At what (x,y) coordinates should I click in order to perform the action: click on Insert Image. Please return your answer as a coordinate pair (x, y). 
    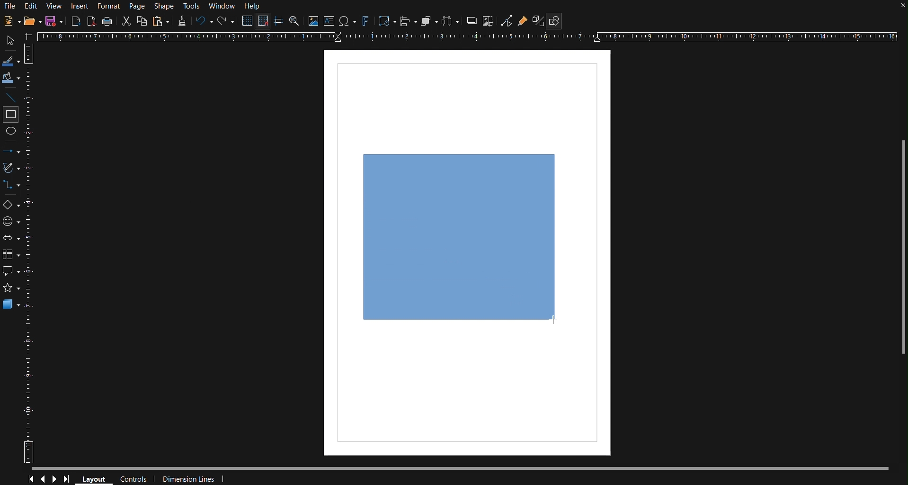
    Looking at the image, I should click on (312, 20).